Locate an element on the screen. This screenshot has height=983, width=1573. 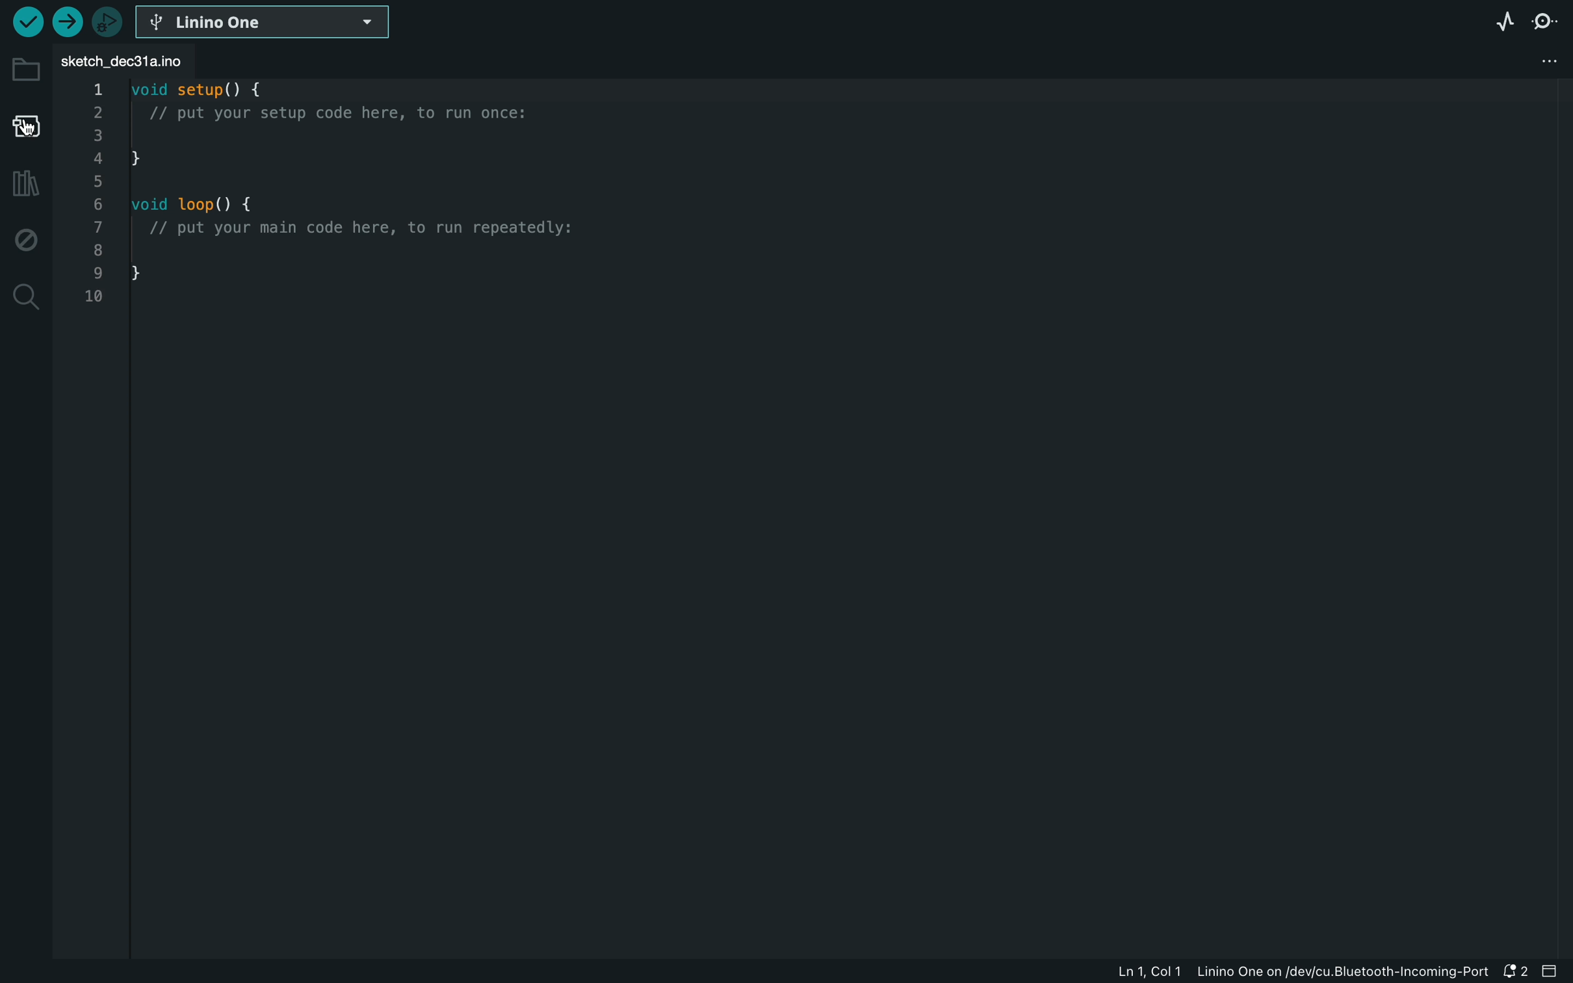
file information is located at coordinates (1293, 973).